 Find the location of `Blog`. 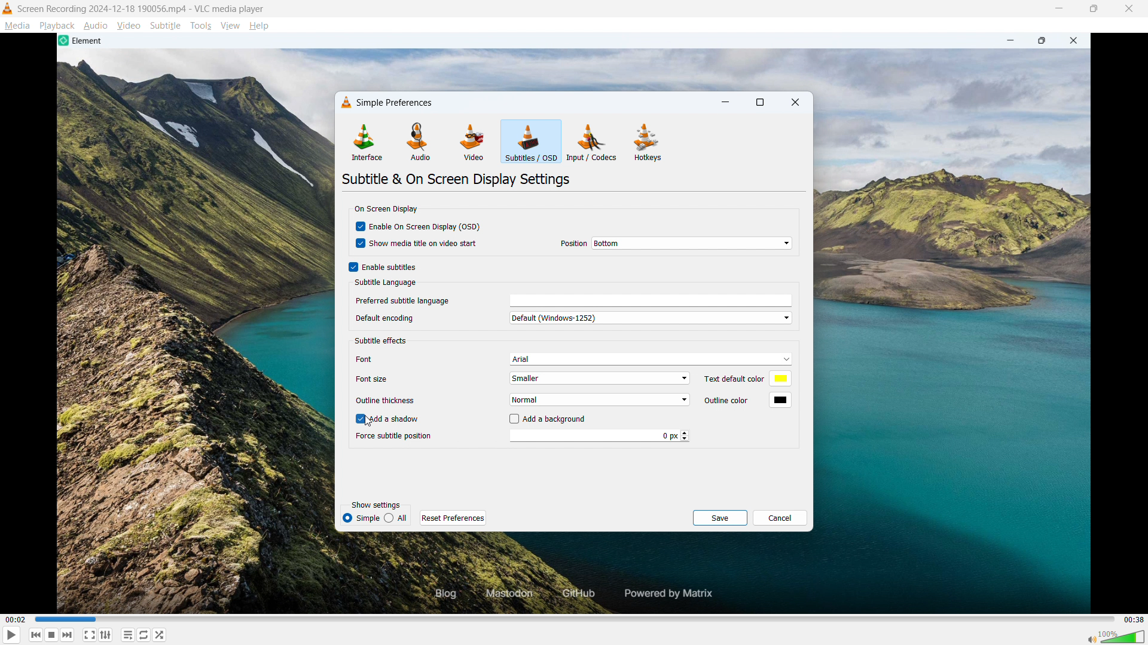

Blog is located at coordinates (436, 594).